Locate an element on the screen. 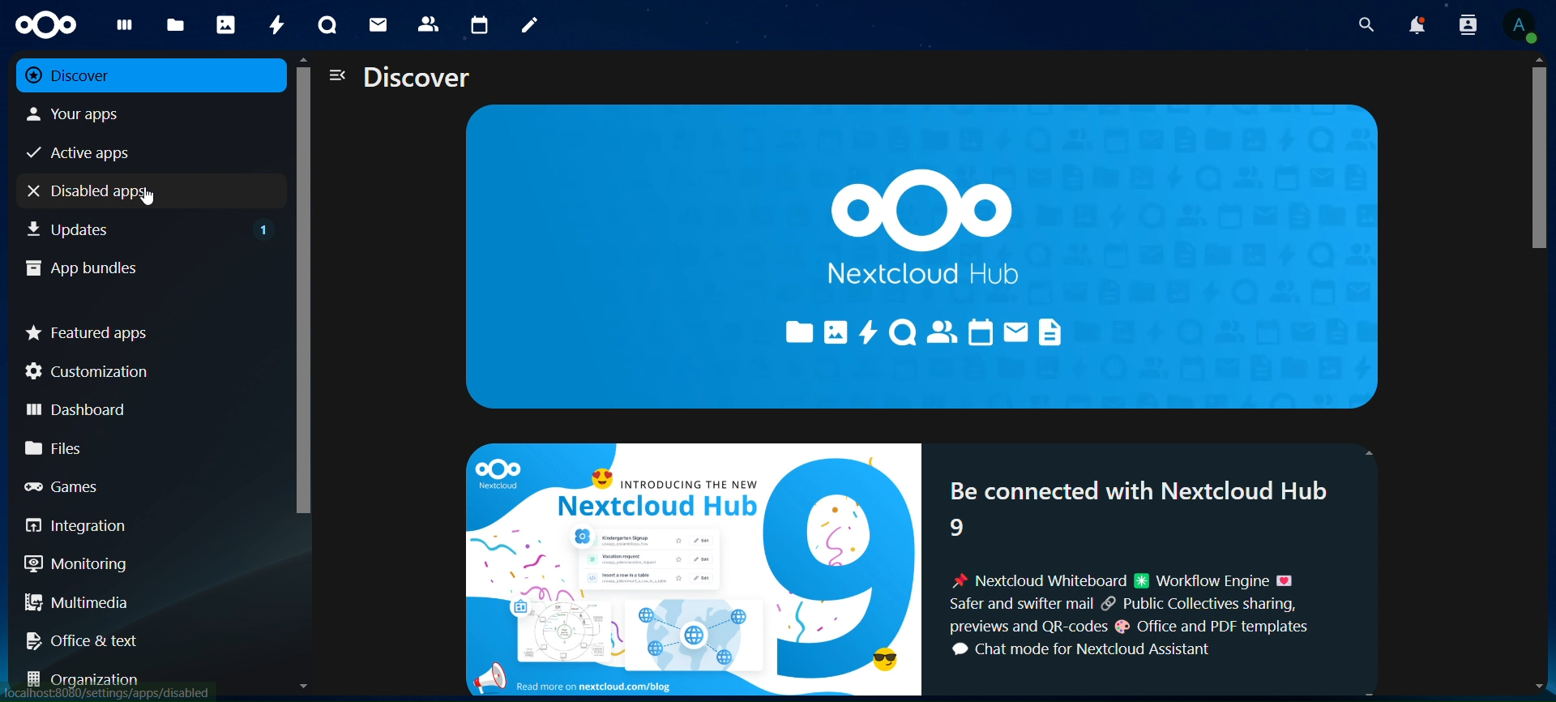 This screenshot has width=1556, height=702. photos is located at coordinates (225, 24).